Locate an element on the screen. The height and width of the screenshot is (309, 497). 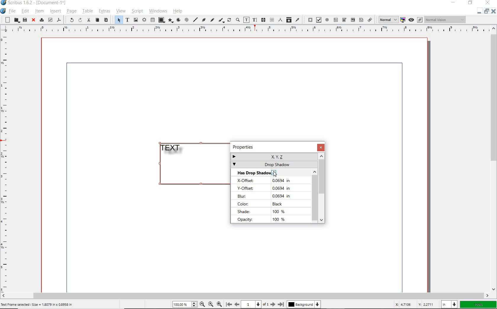
scrollbar is located at coordinates (314, 196).